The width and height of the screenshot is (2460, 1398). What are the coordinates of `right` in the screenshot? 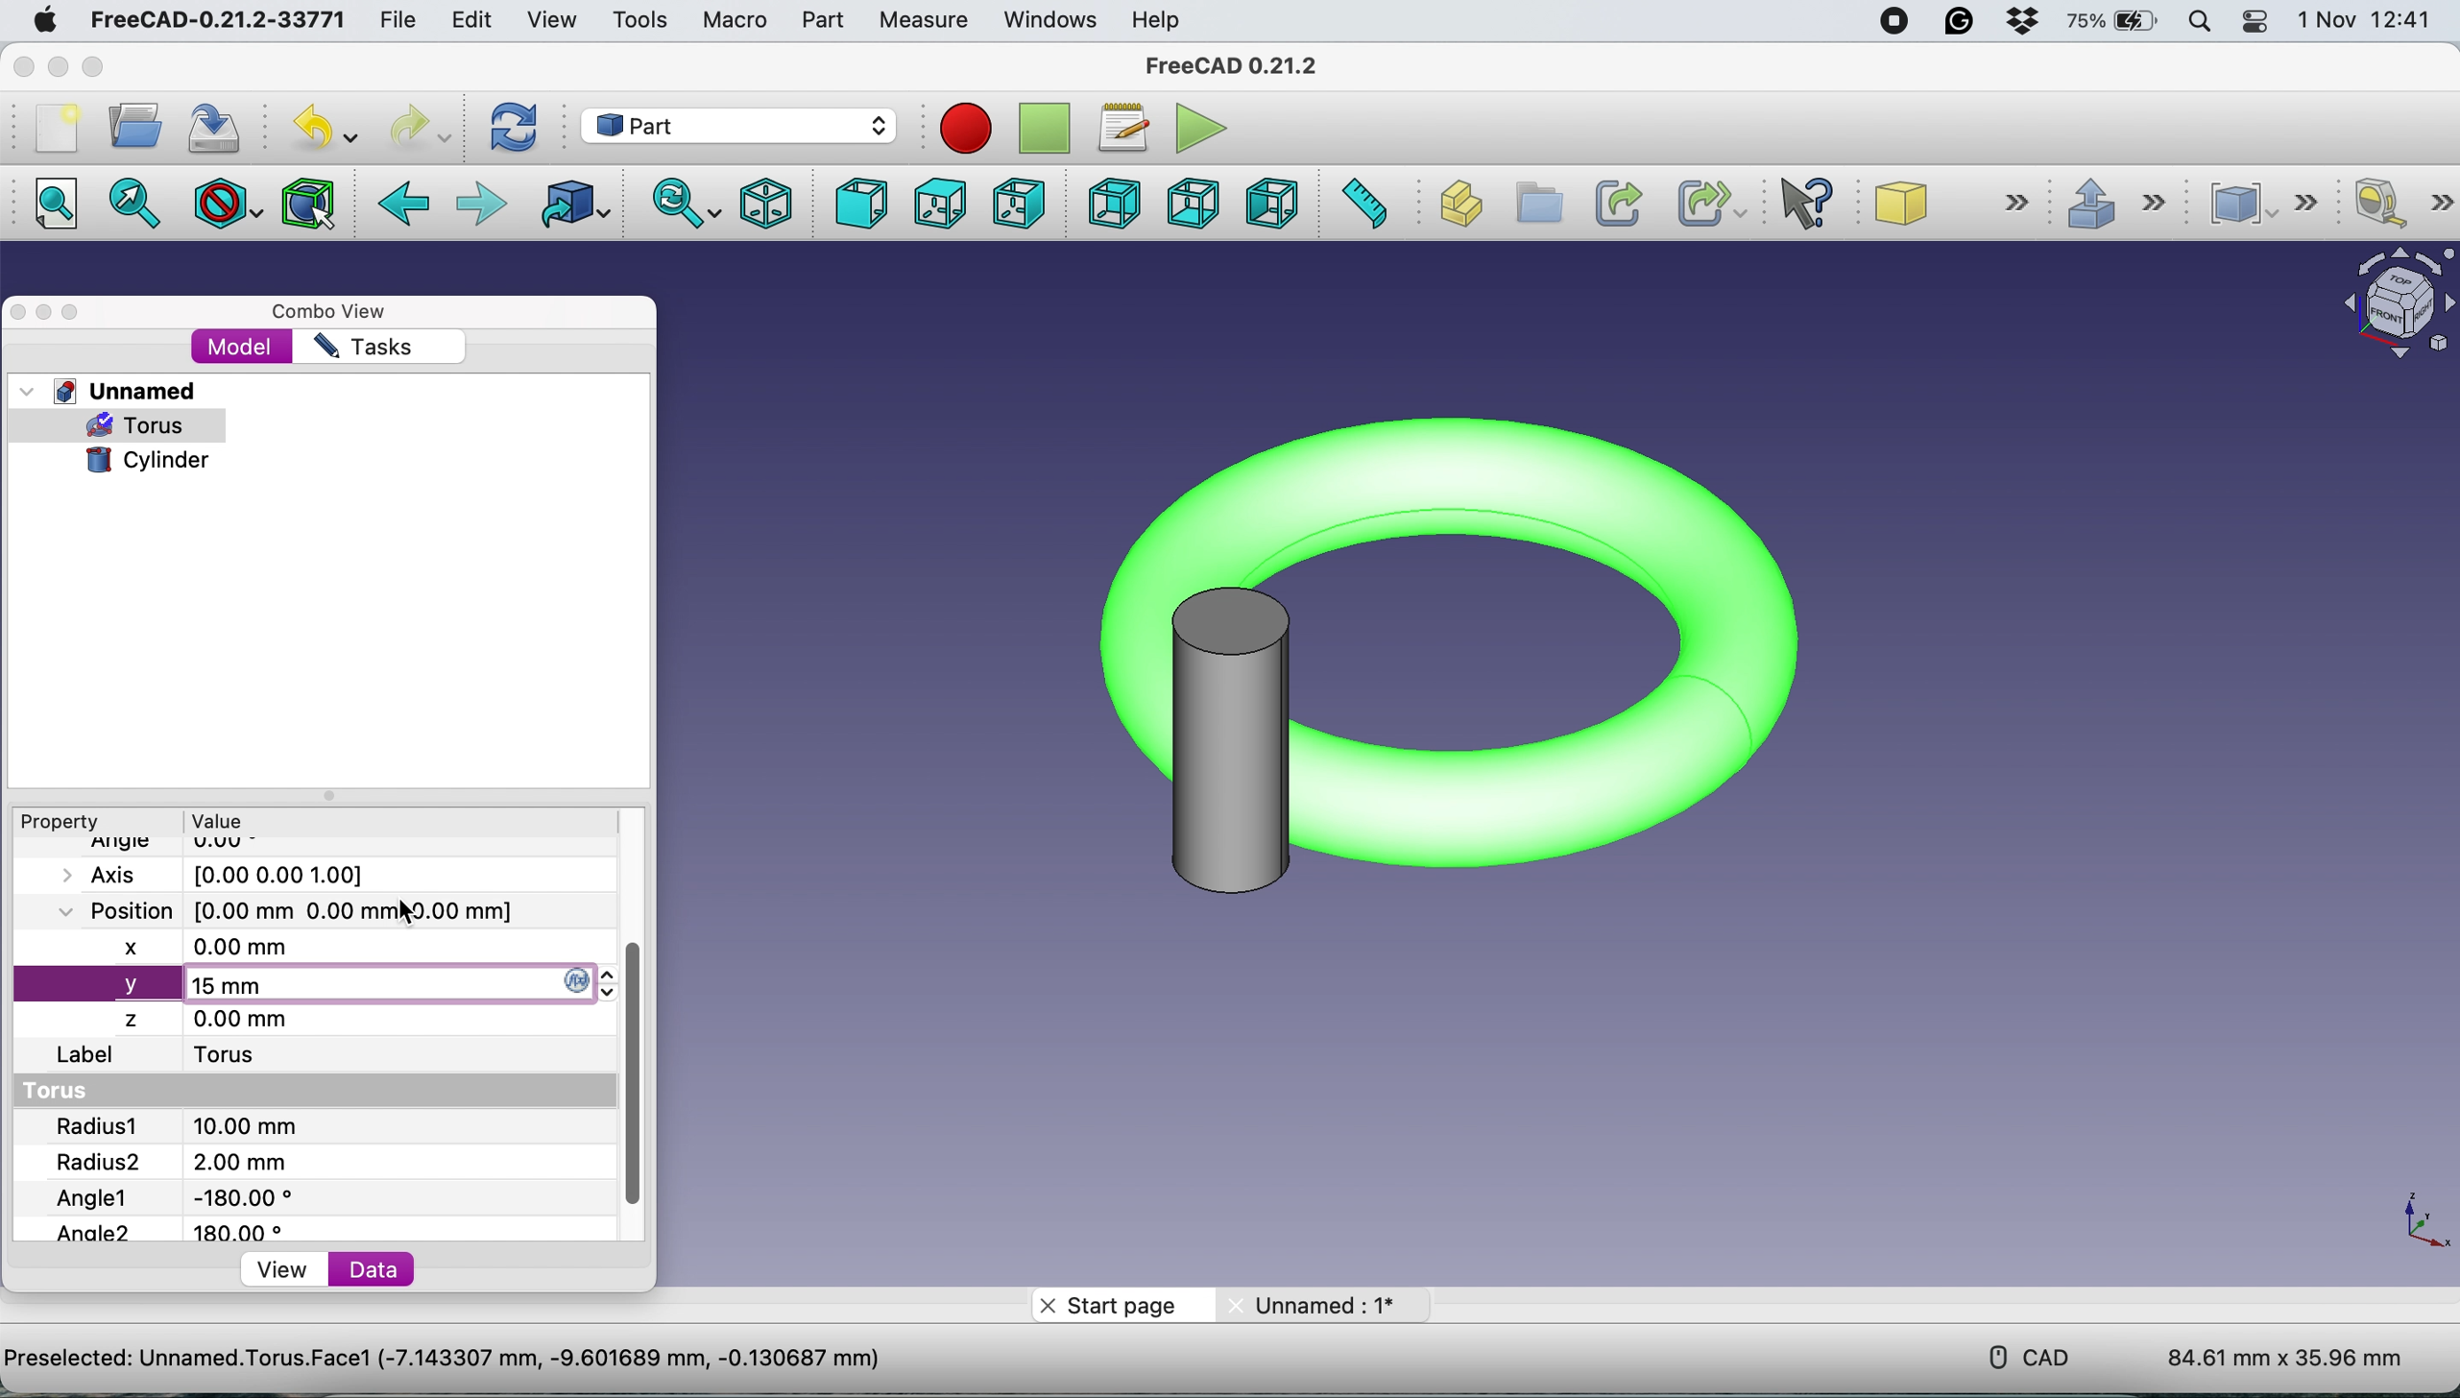 It's located at (1015, 204).